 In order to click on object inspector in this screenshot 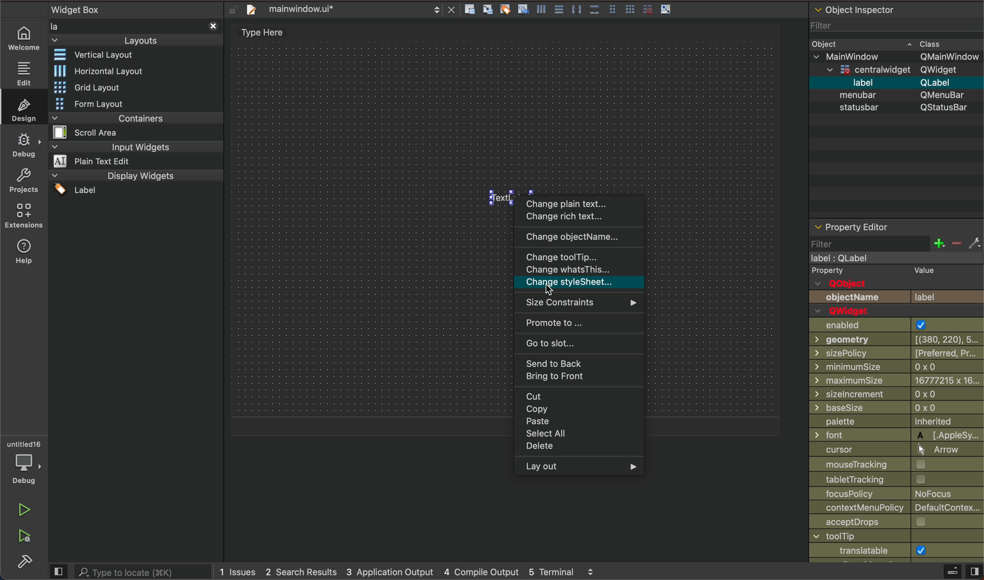, I will do `click(894, 9)`.